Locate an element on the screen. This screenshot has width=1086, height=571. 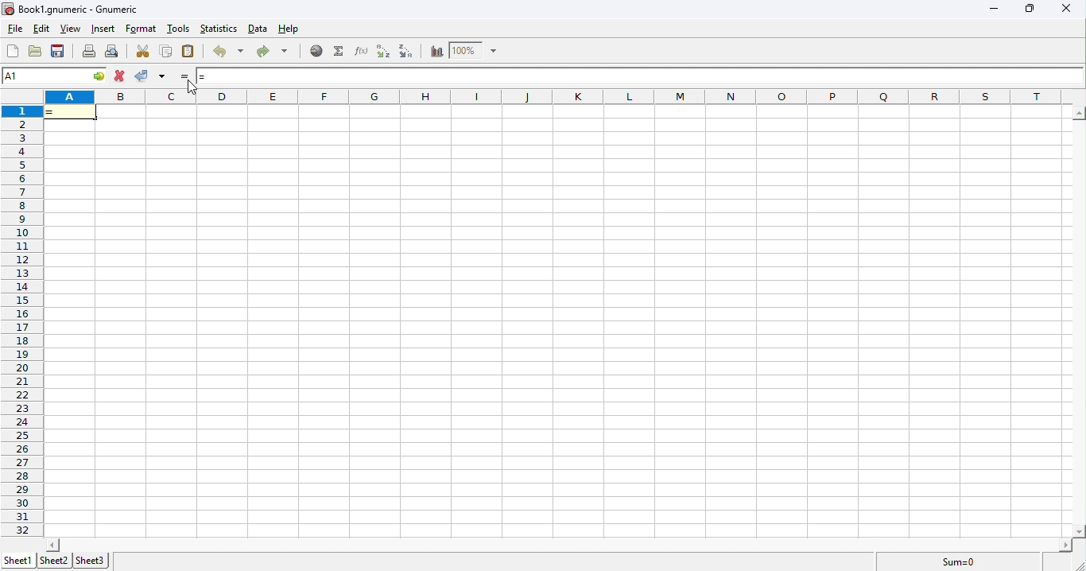
formula bar is located at coordinates (655, 76).